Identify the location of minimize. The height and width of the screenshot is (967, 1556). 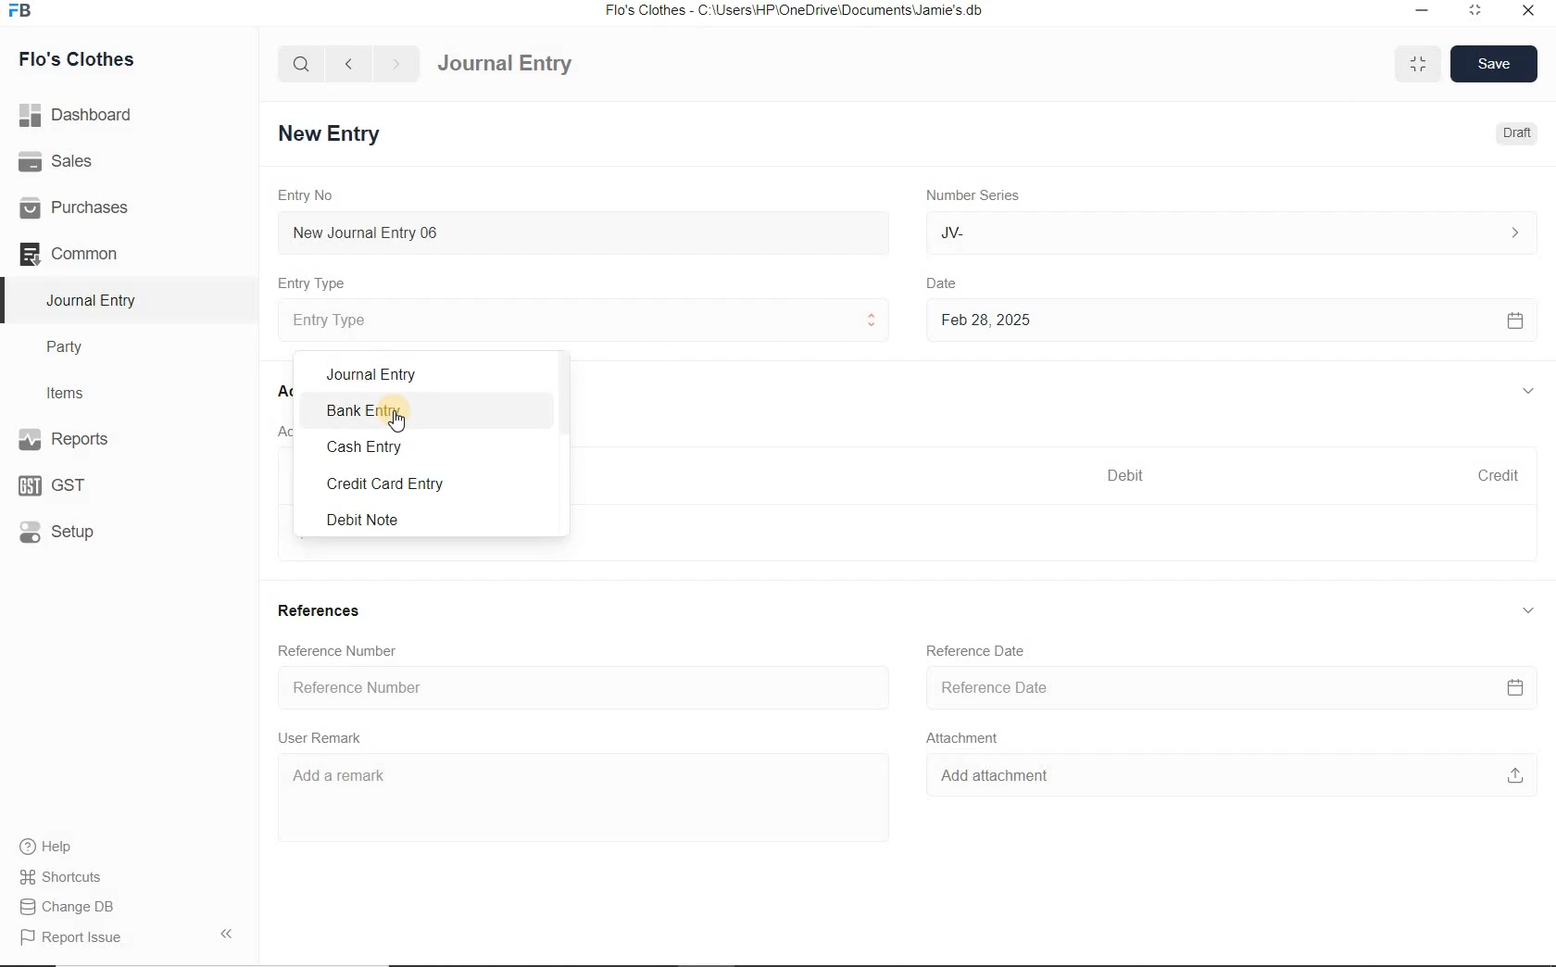
(1420, 9).